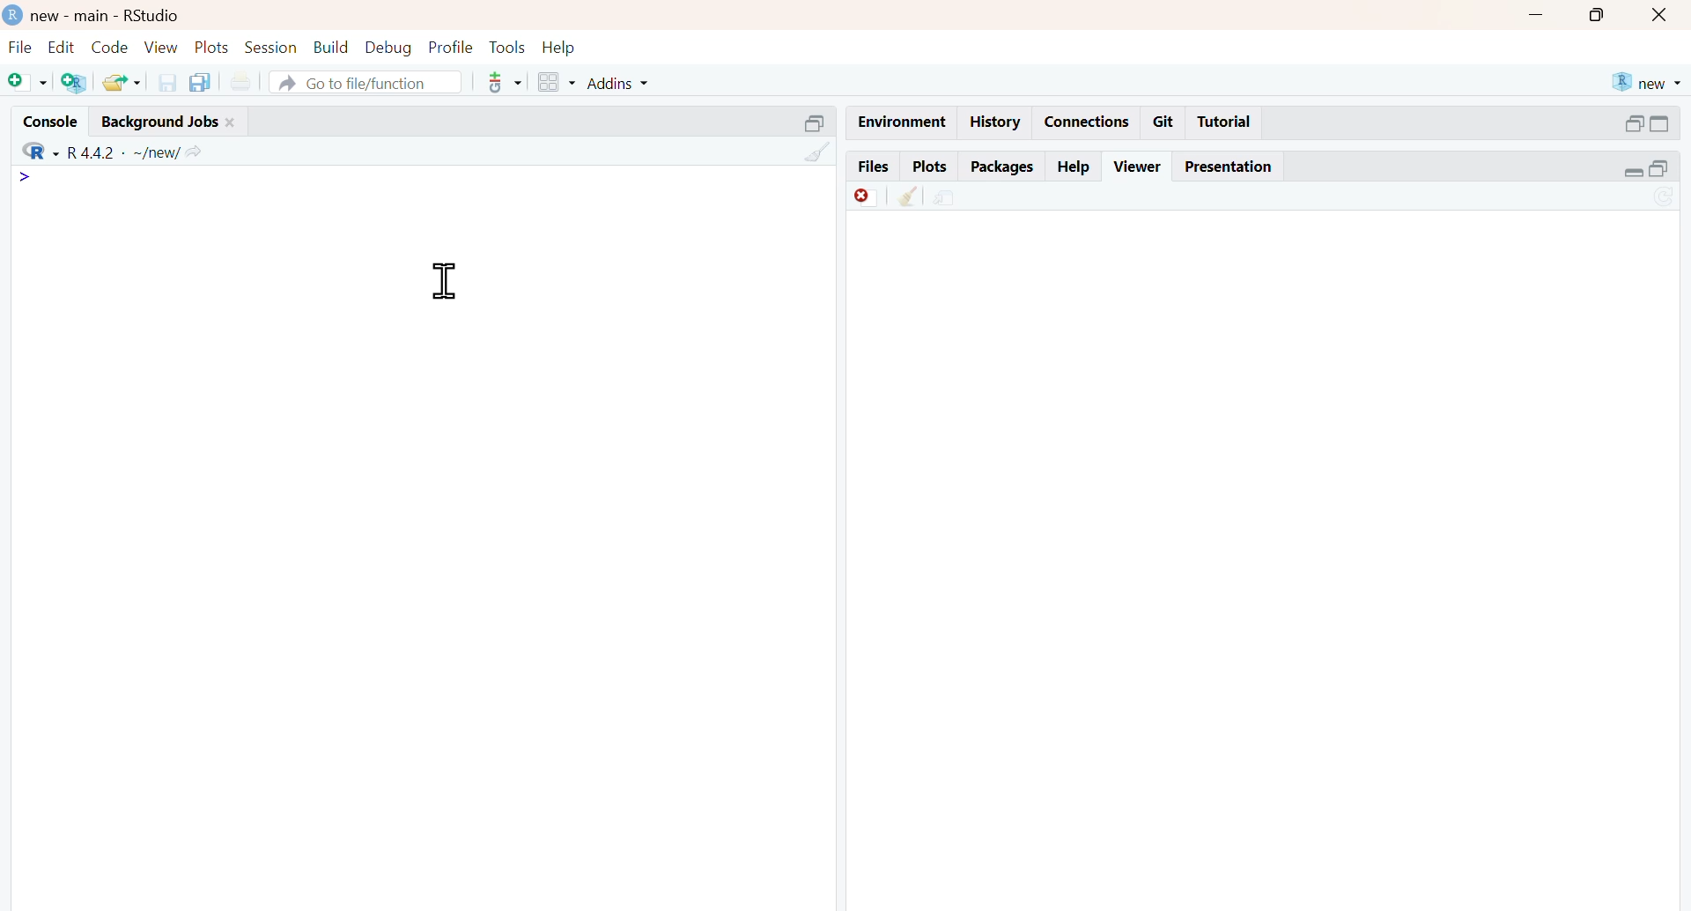  I want to click on new - main - RStudio, so click(107, 18).